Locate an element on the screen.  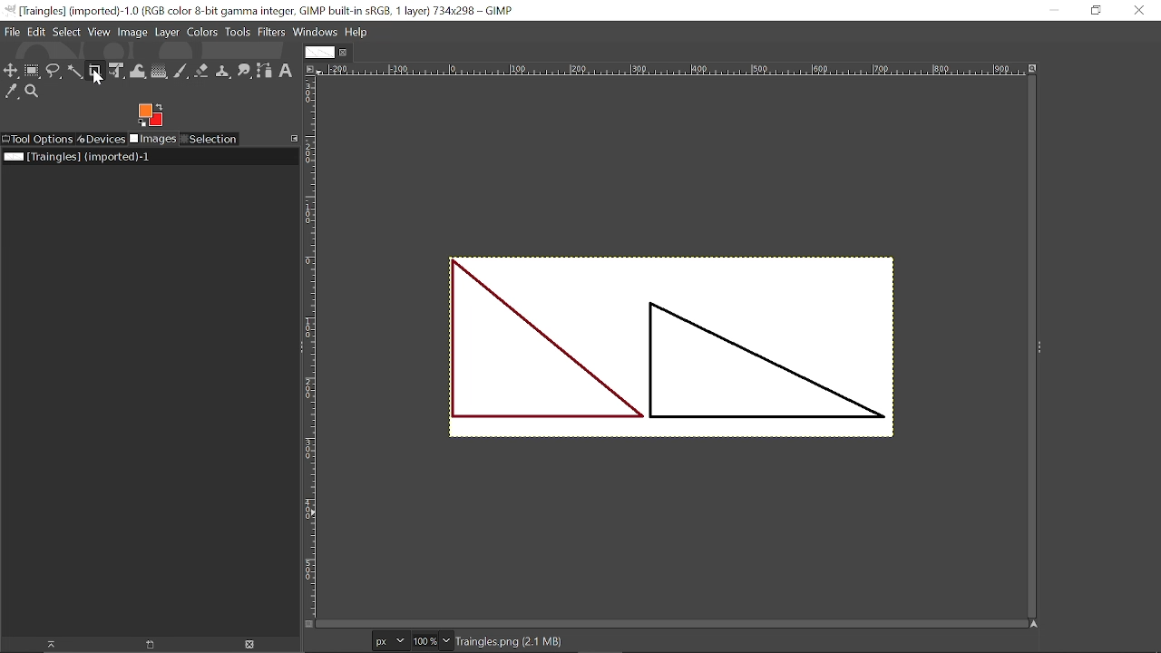
Zoom options is located at coordinates (445, 641).